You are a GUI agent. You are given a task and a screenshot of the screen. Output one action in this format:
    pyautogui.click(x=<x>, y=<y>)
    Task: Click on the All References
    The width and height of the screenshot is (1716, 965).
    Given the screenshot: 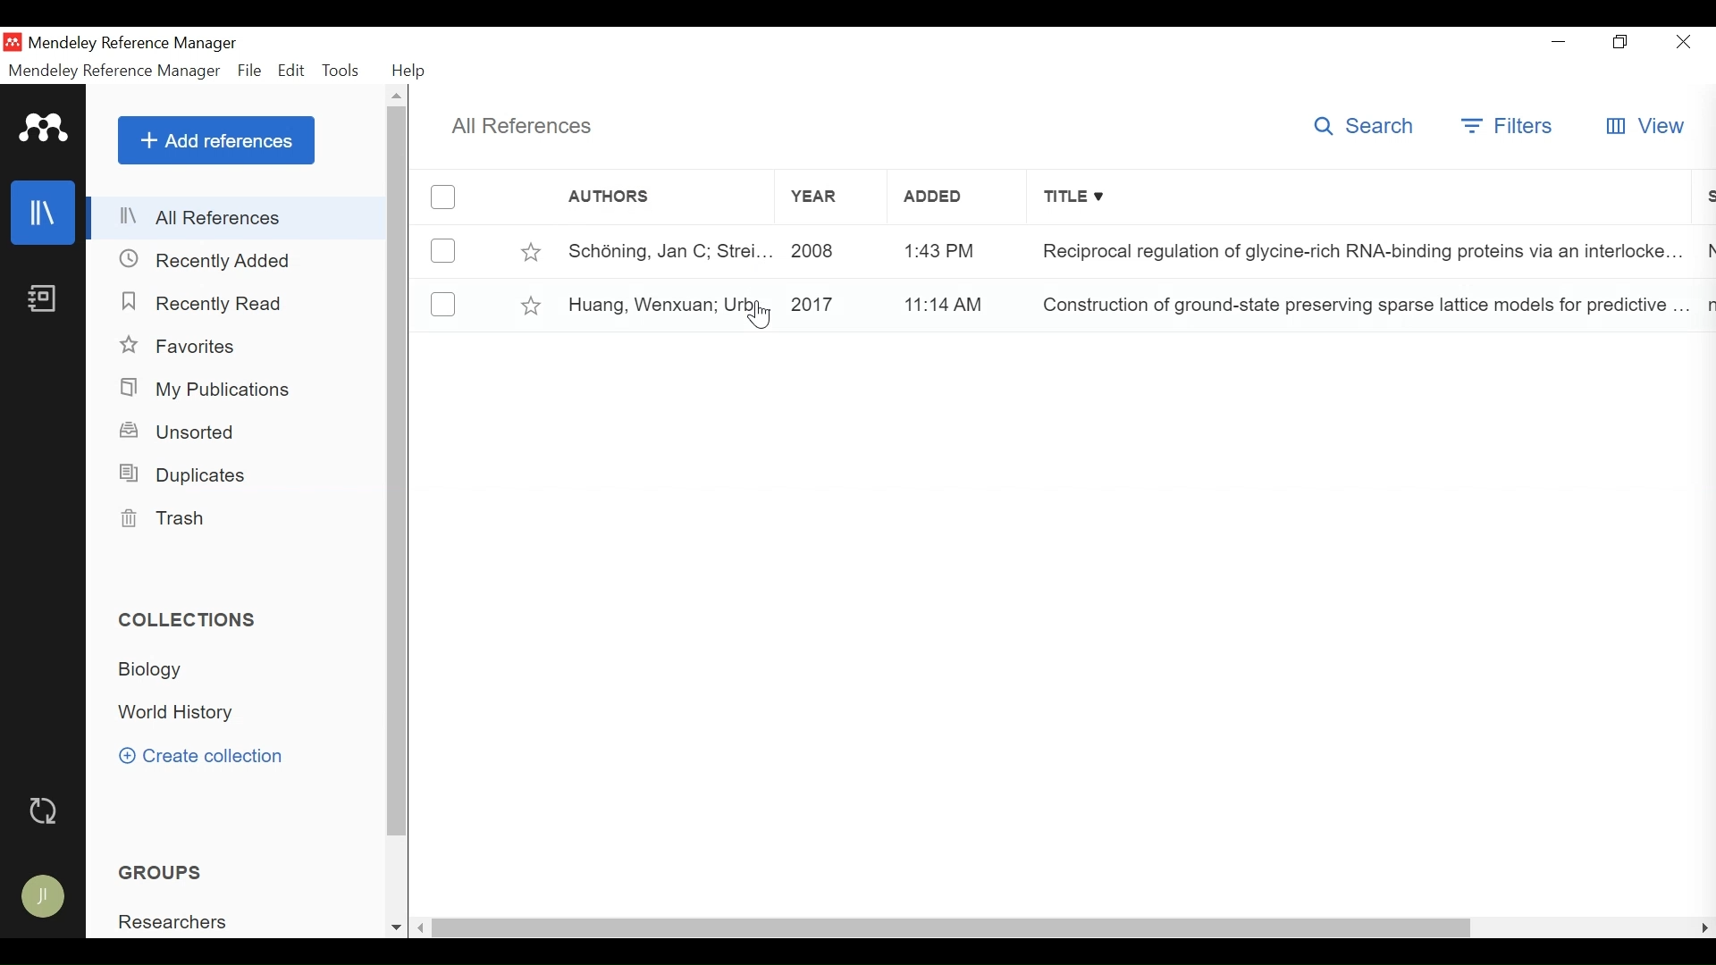 What is the action you would take?
    pyautogui.click(x=519, y=128)
    